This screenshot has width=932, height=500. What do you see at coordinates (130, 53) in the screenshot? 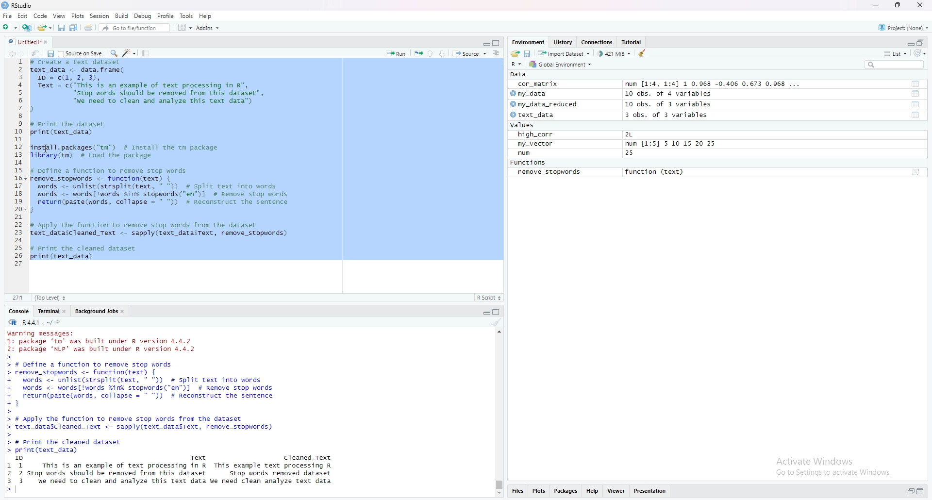
I see `code tools` at bounding box center [130, 53].